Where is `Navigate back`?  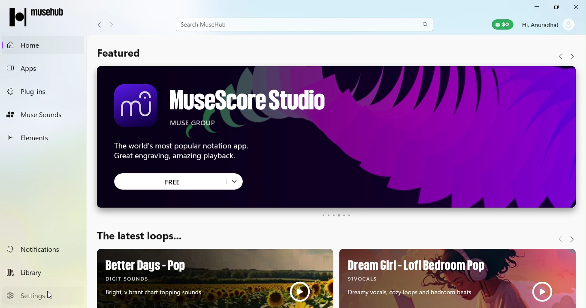 Navigate back is located at coordinates (559, 239).